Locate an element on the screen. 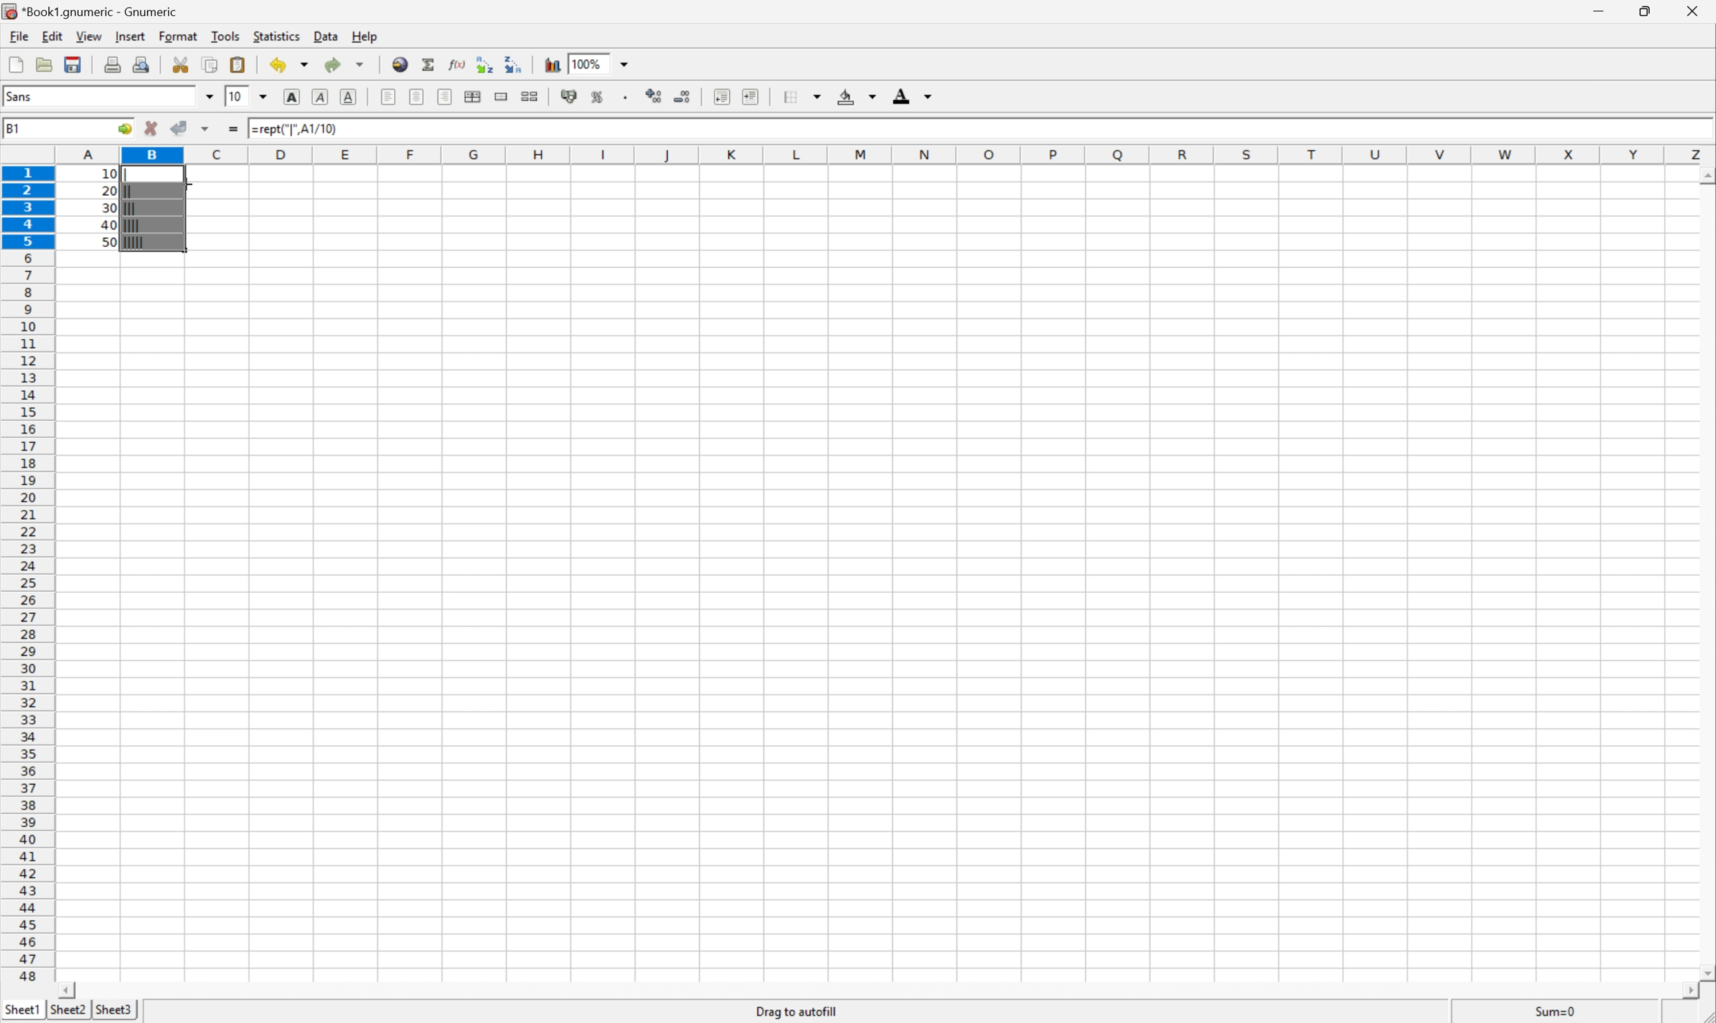 The width and height of the screenshot is (1716, 1023). Cursor is located at coordinates (190, 183).